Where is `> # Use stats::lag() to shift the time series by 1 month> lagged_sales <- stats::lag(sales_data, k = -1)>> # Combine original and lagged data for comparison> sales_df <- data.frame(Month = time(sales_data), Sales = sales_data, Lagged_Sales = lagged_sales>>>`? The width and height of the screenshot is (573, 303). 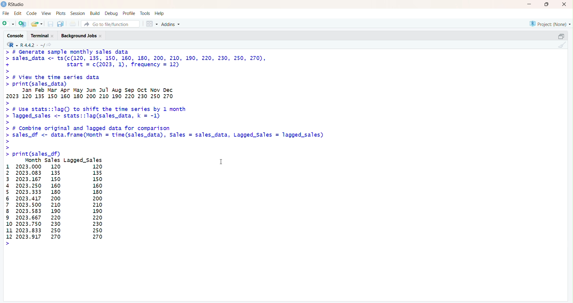 > # Use stats::lag() to shift the time series by 1 month> lagged_sales <- stats::lag(sales_data, k = -1)>> # Combine original and lagged data for comparison> sales_df <- data.frame(Month = time(sales_data), Sales = sales_data, Lagged_Sales = lagged_sales>>> is located at coordinates (164, 126).